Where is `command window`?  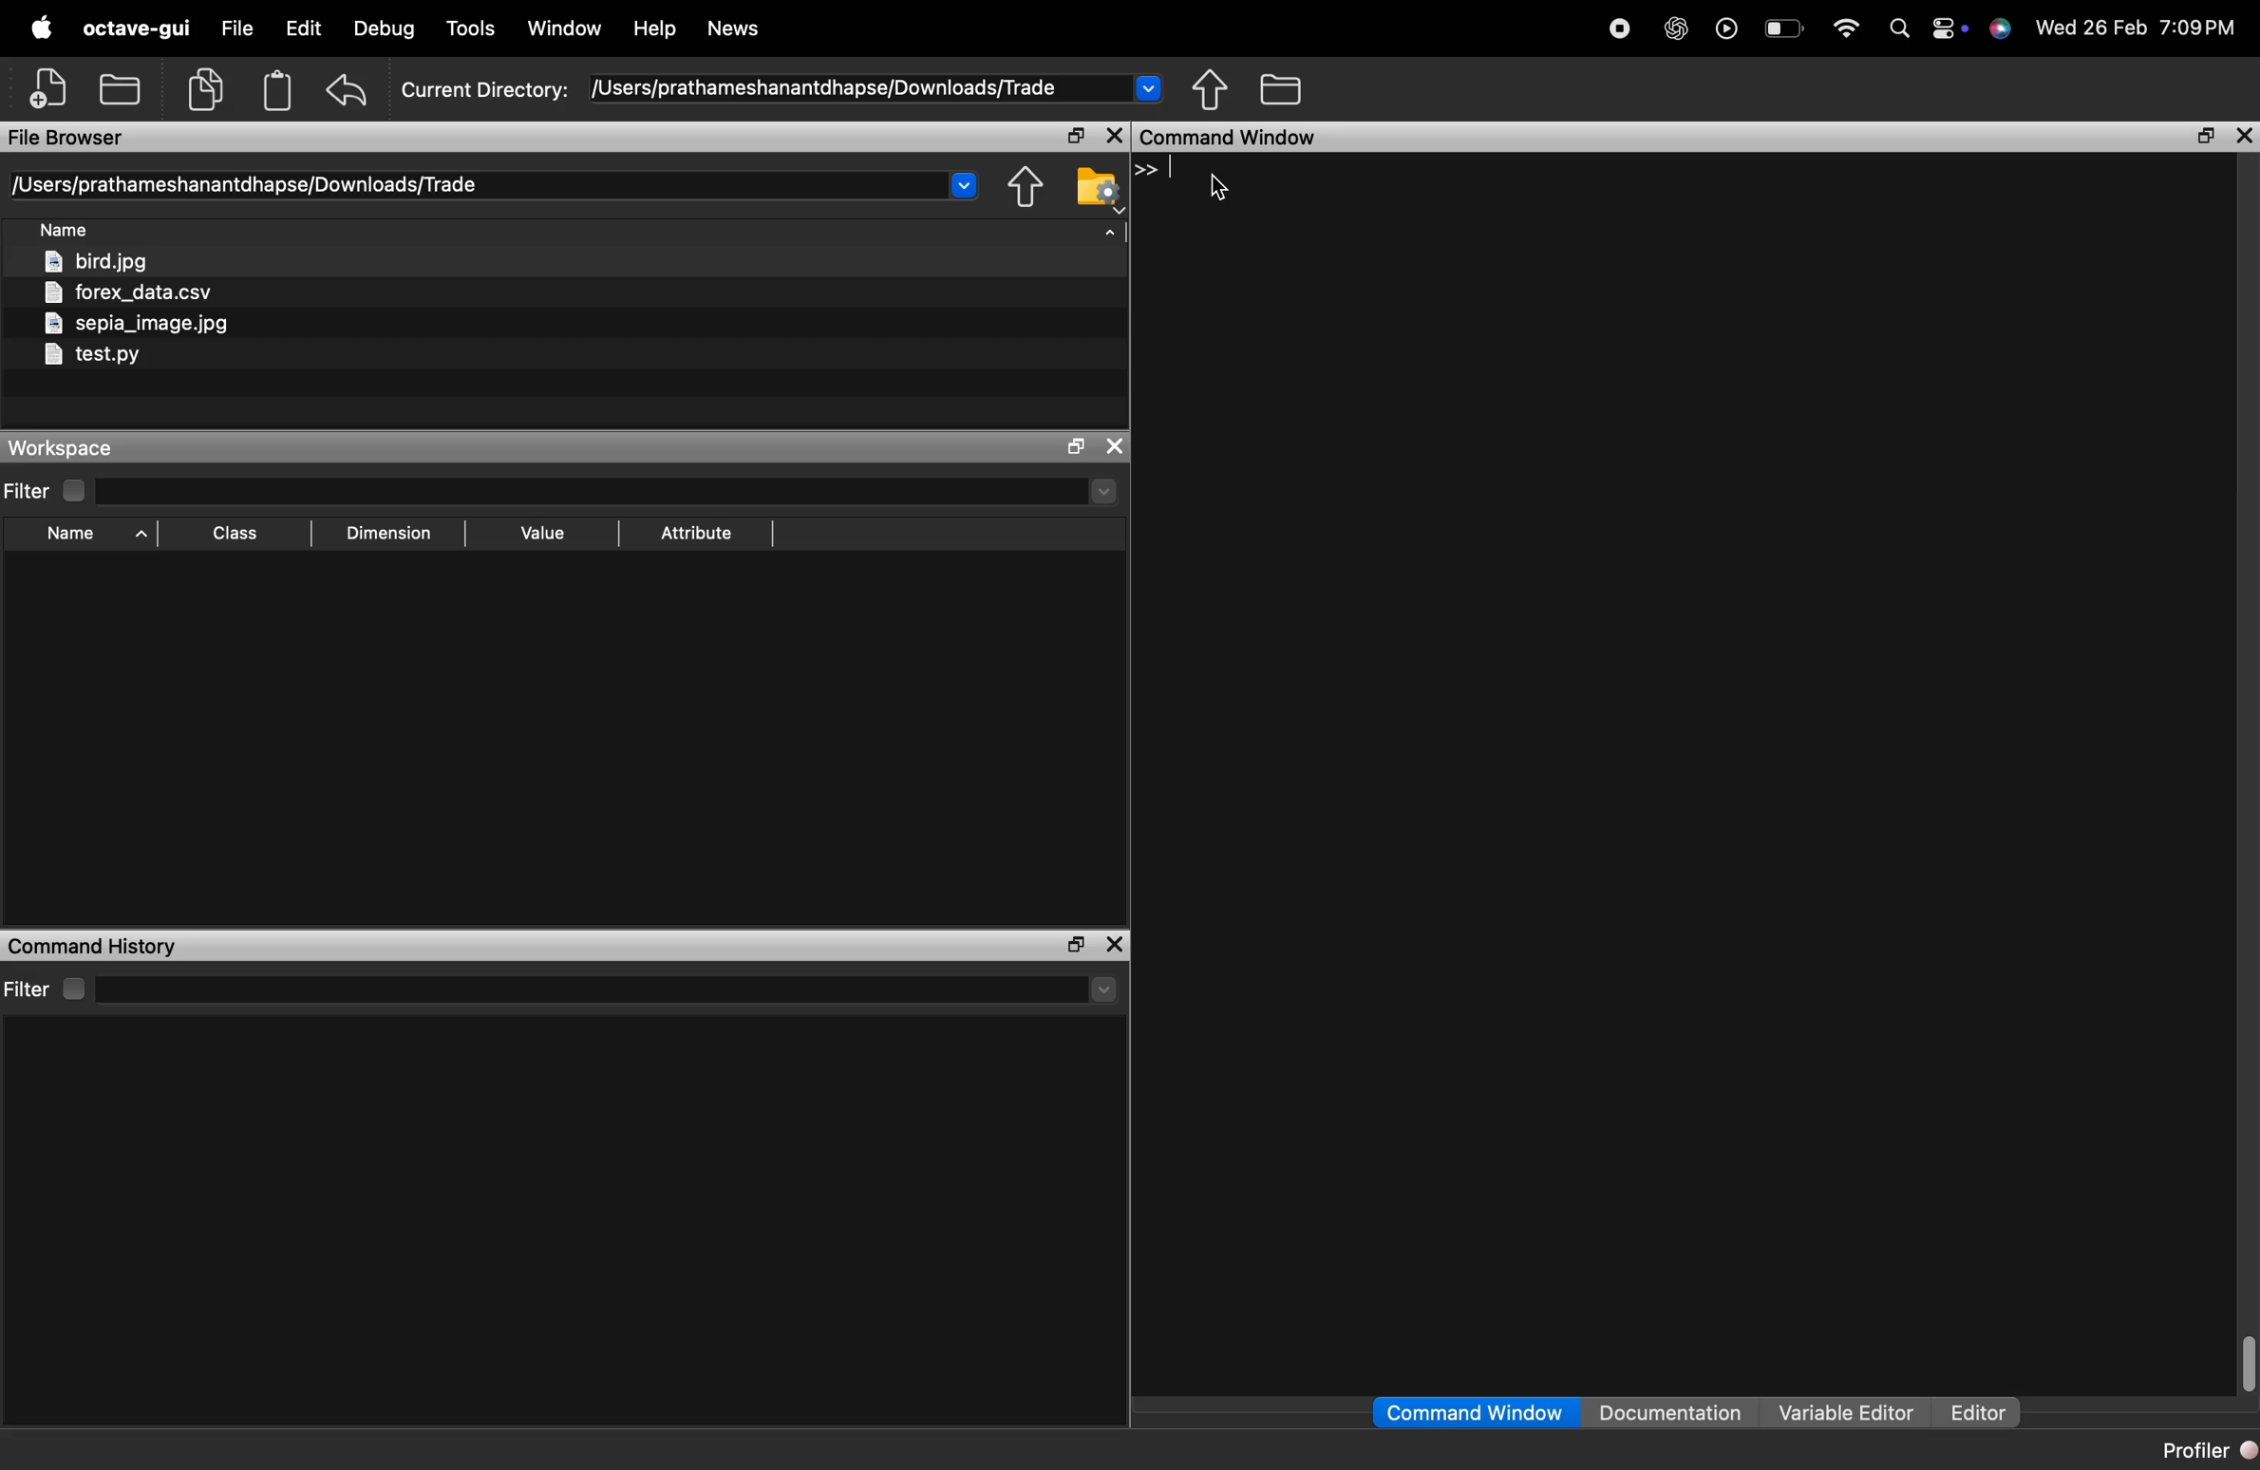 command window is located at coordinates (1255, 138).